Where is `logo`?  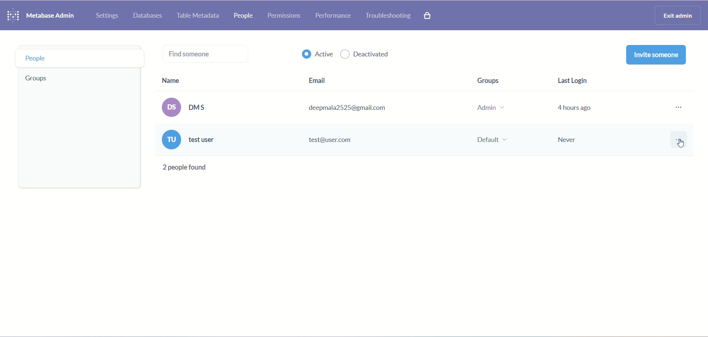 logo is located at coordinates (13, 15).